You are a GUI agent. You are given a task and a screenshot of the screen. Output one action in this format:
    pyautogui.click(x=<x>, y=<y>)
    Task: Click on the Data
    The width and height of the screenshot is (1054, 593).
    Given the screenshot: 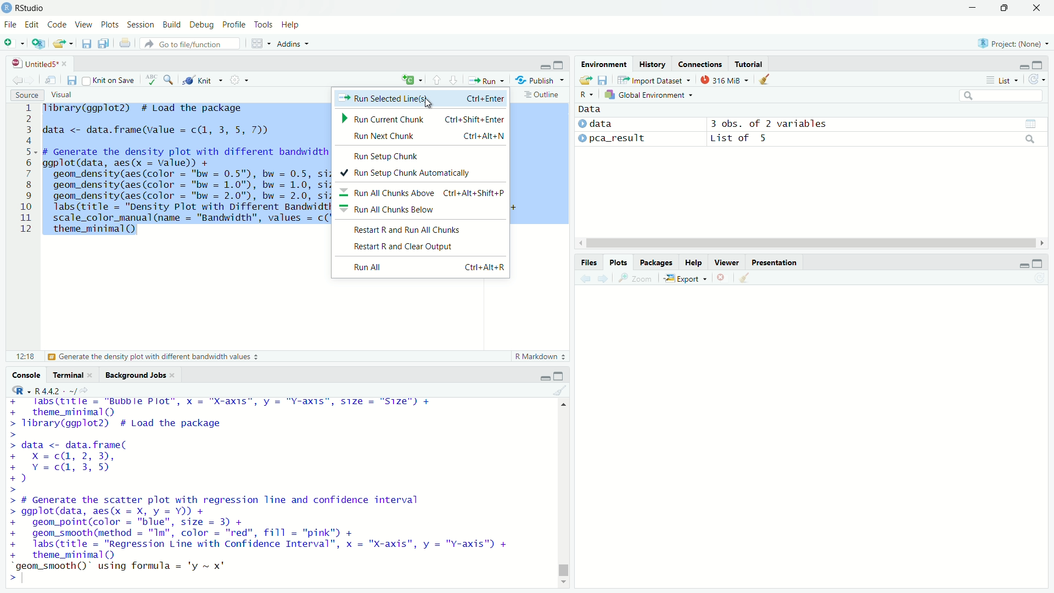 What is the action you would take?
    pyautogui.click(x=590, y=109)
    